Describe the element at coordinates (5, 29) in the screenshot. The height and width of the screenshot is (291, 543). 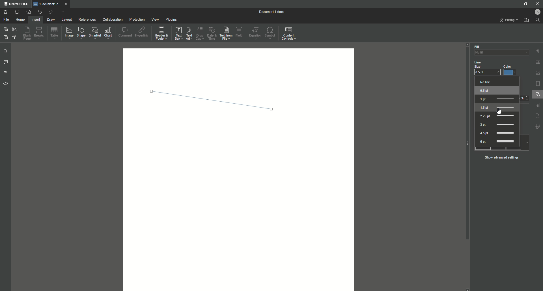
I see `Copy` at that location.